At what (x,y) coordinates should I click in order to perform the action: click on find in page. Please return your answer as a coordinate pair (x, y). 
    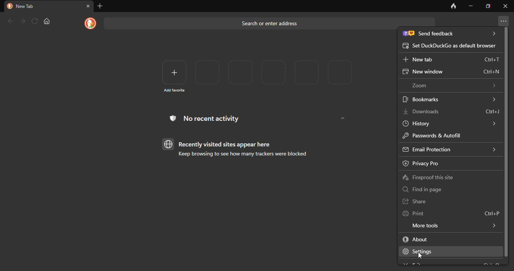
    Looking at the image, I should click on (426, 189).